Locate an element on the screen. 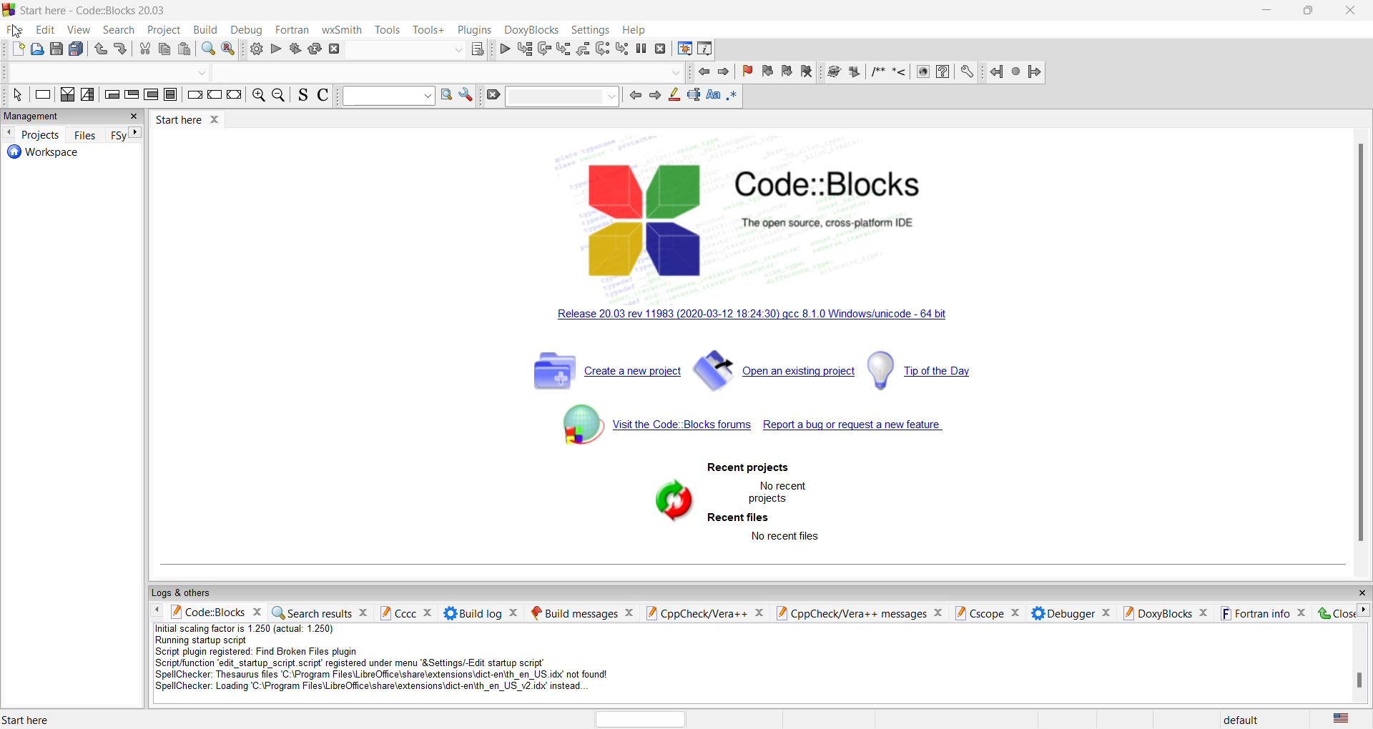 This screenshot has height=729, width=1373. block forums is located at coordinates (643, 432).